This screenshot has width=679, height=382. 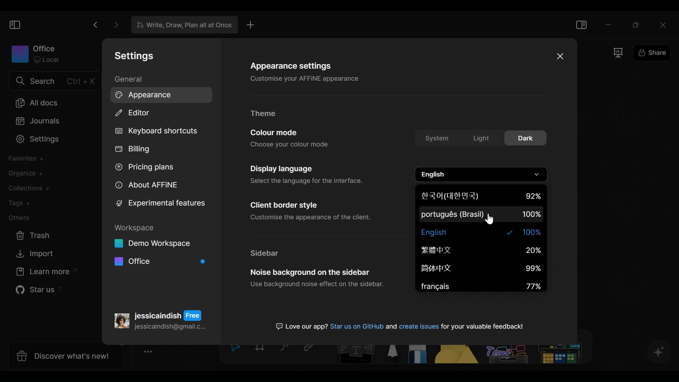 What do you see at coordinates (30, 189) in the screenshot?
I see `Colections` at bounding box center [30, 189].